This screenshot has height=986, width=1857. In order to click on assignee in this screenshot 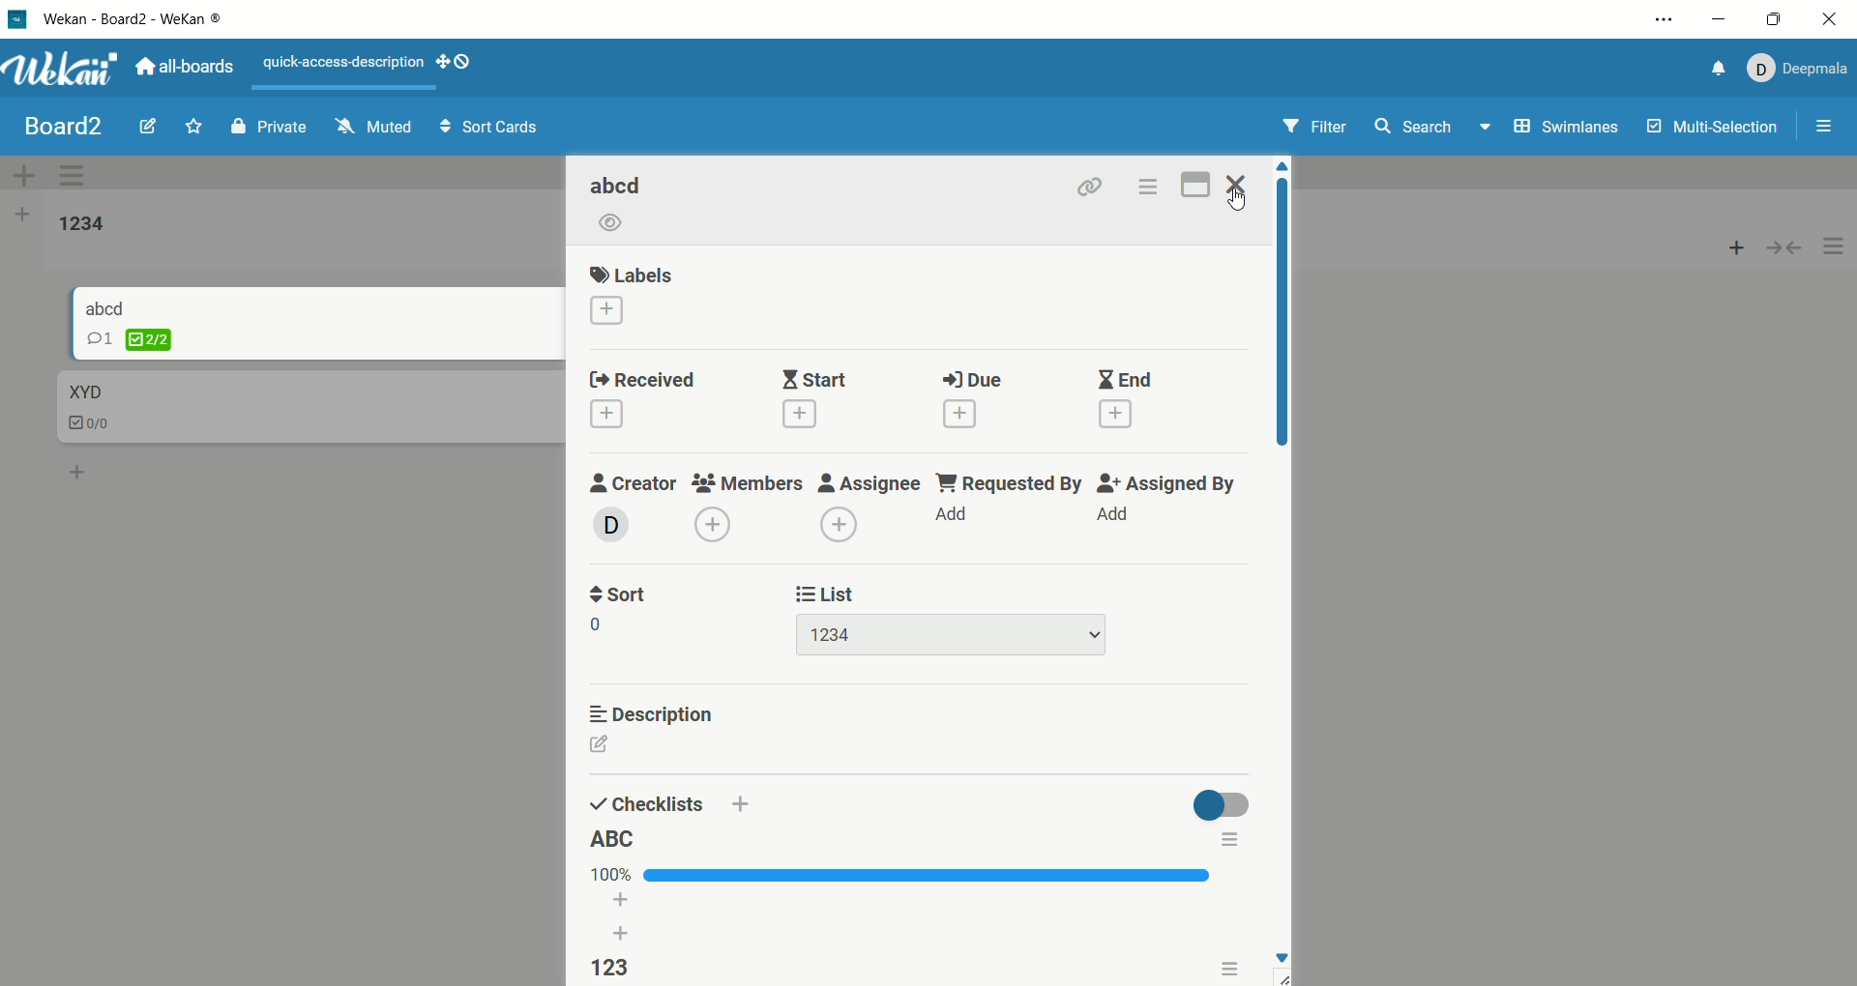, I will do `click(870, 507)`.